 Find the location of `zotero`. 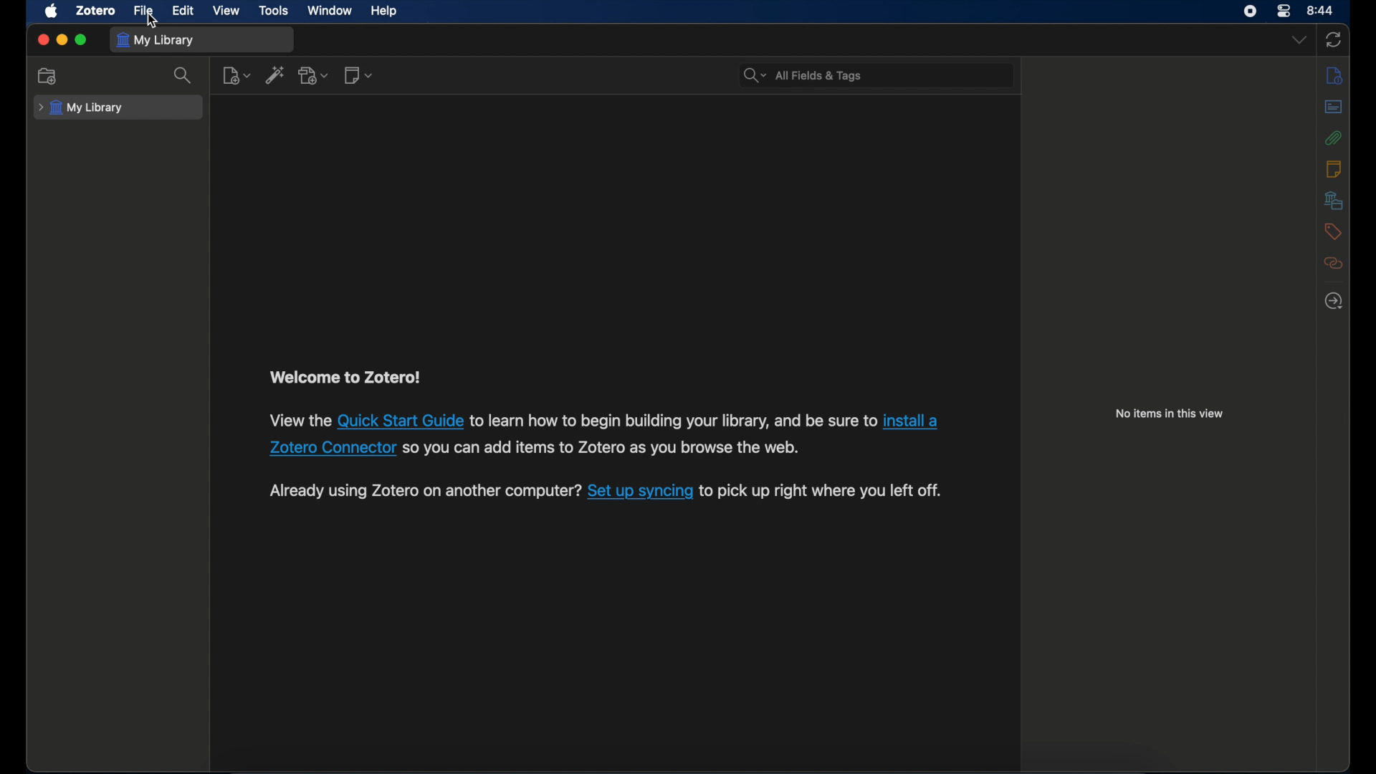

zotero is located at coordinates (96, 11).